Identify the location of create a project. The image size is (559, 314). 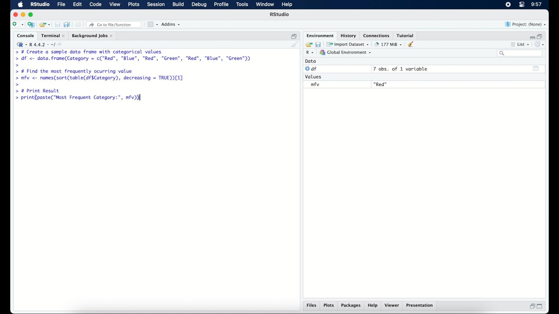
(31, 25).